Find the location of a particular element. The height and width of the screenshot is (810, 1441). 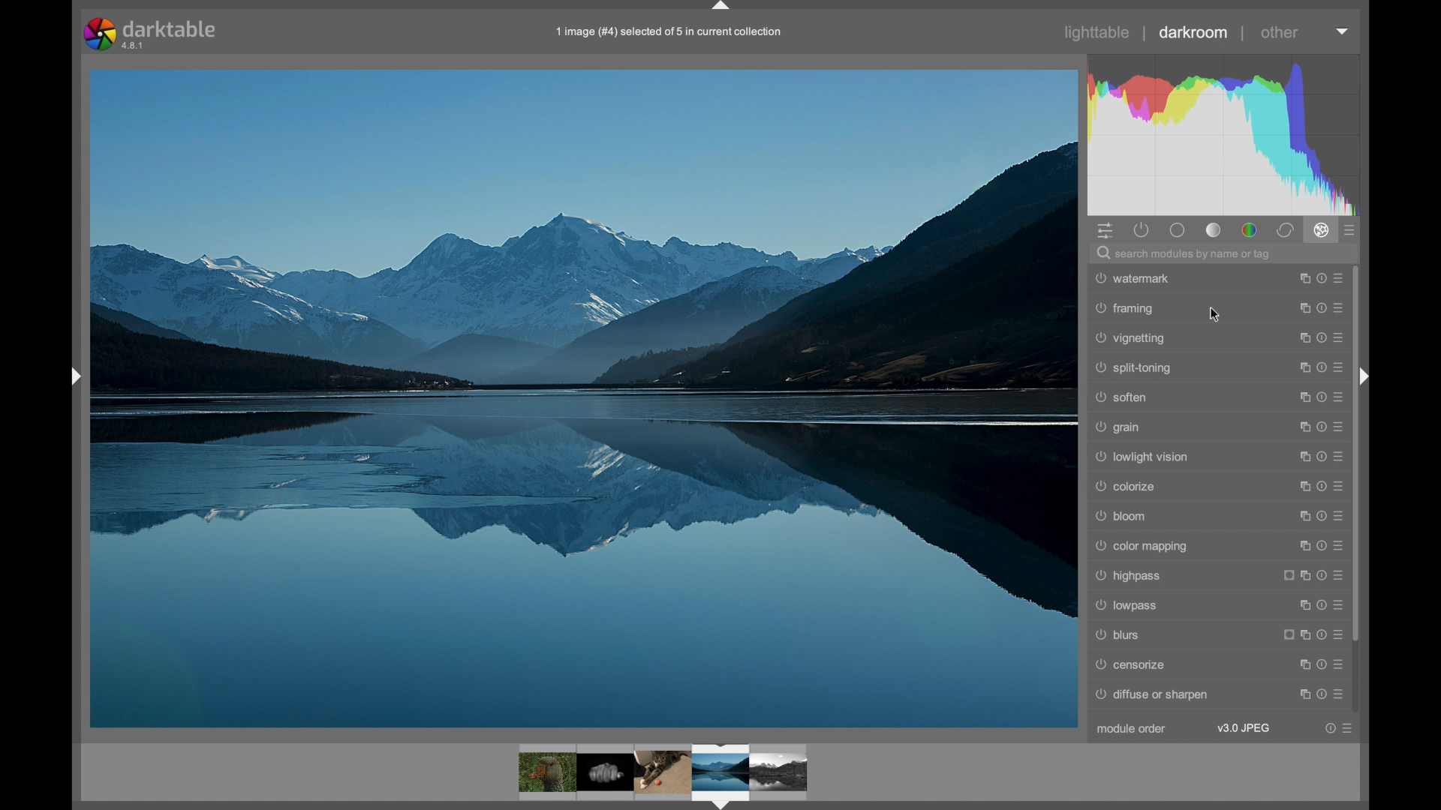

more options is located at coordinates (1312, 576).